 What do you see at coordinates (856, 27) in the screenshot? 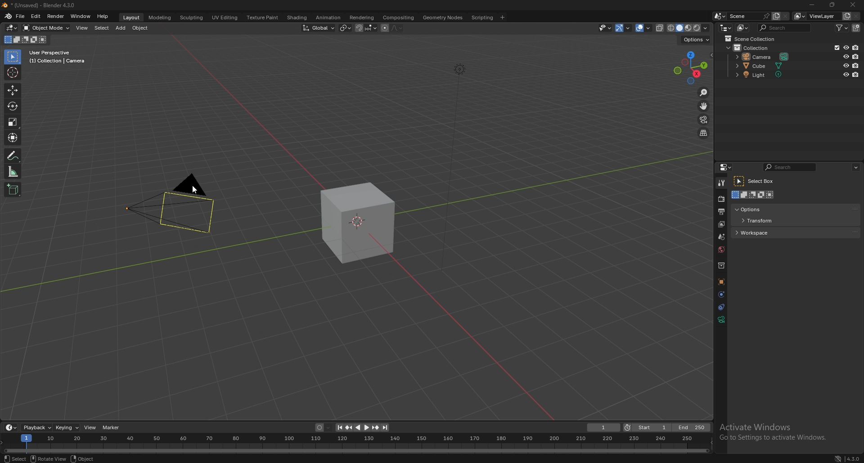
I see `add collection` at bounding box center [856, 27].